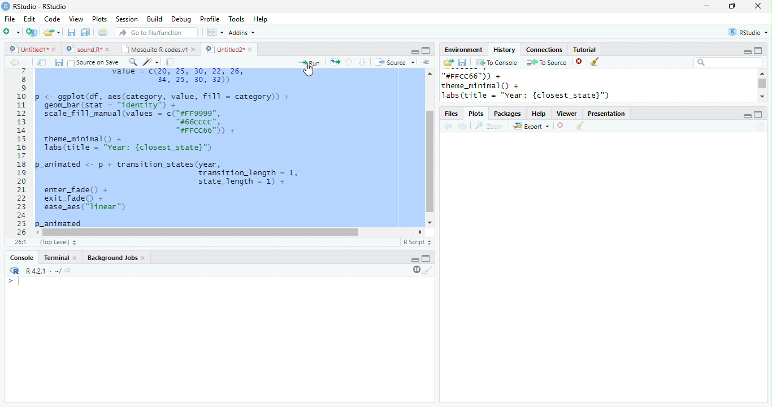  What do you see at coordinates (112, 258) in the screenshot?
I see `Background Jobs` at bounding box center [112, 258].